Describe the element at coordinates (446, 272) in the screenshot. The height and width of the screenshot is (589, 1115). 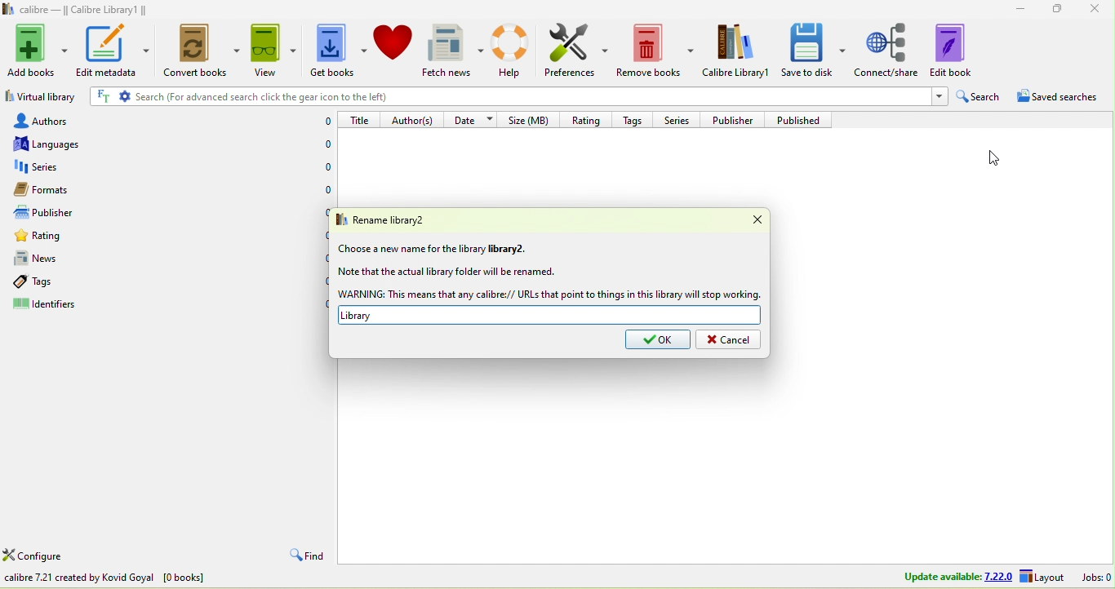
I see `note that the actual library folder will be renamed` at that location.